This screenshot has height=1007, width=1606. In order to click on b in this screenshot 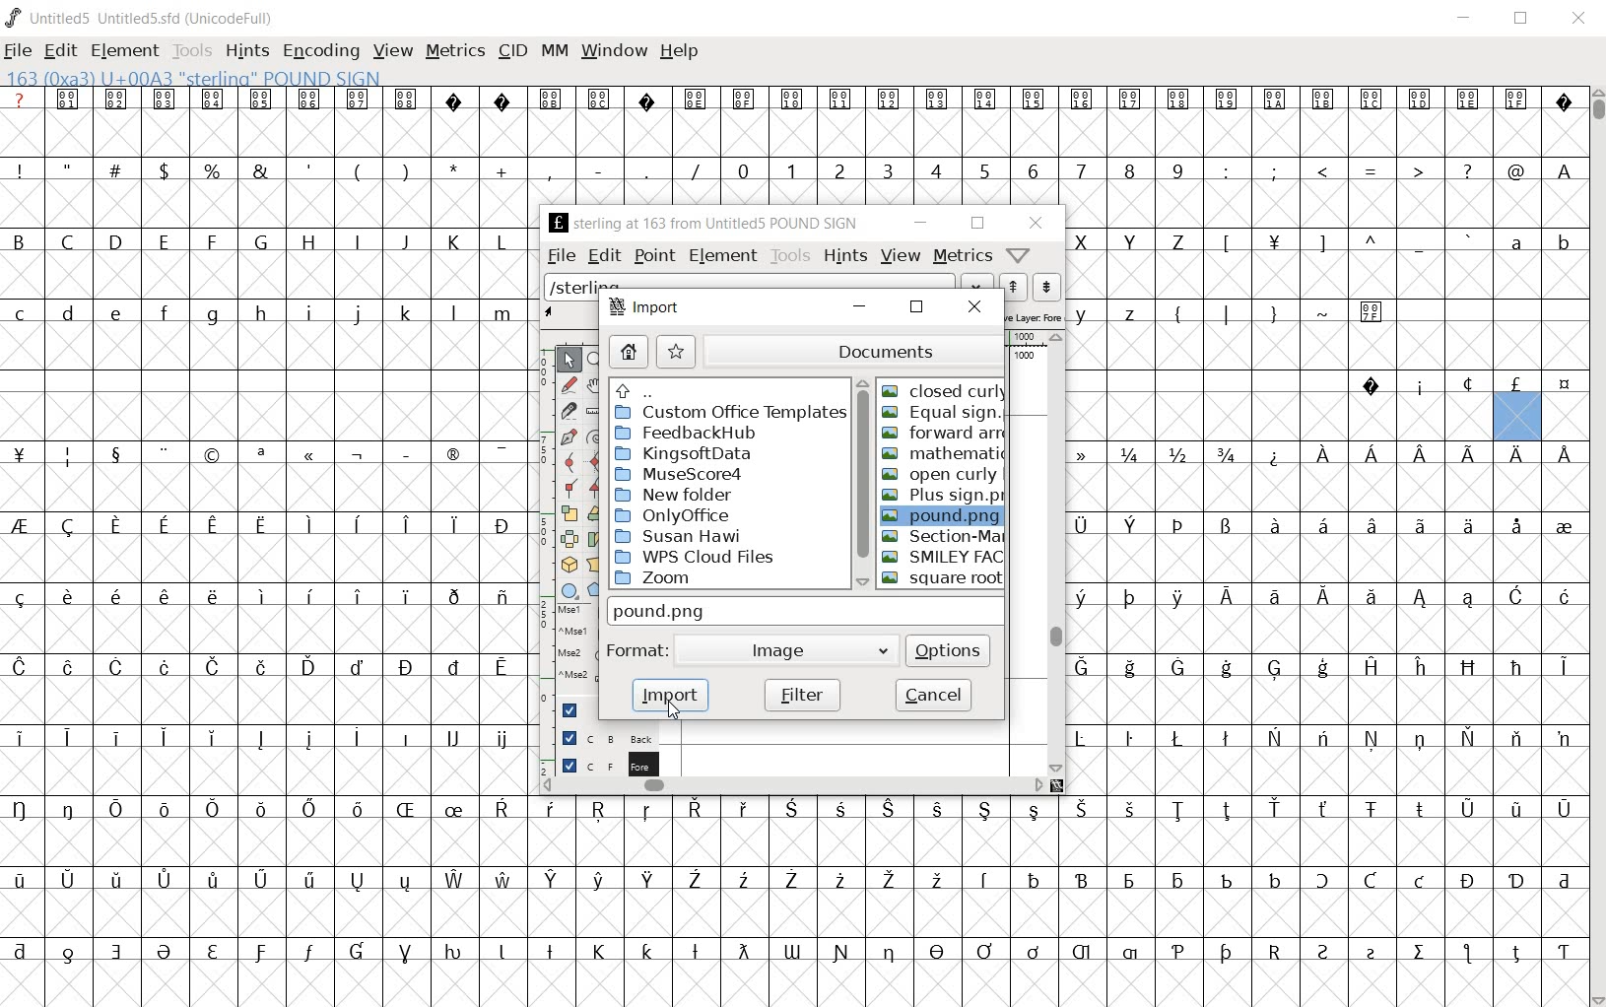, I will do `click(1562, 241)`.